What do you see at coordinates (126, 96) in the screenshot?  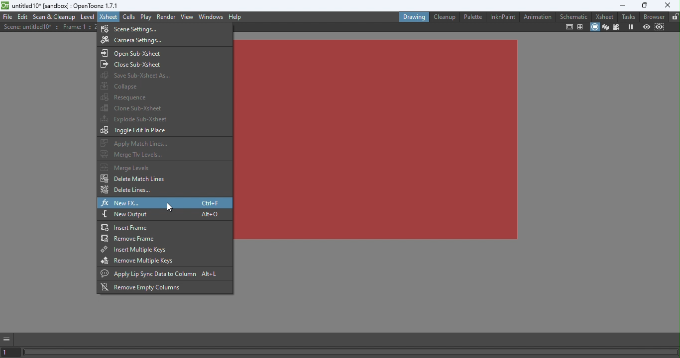 I see `Resequence` at bounding box center [126, 96].